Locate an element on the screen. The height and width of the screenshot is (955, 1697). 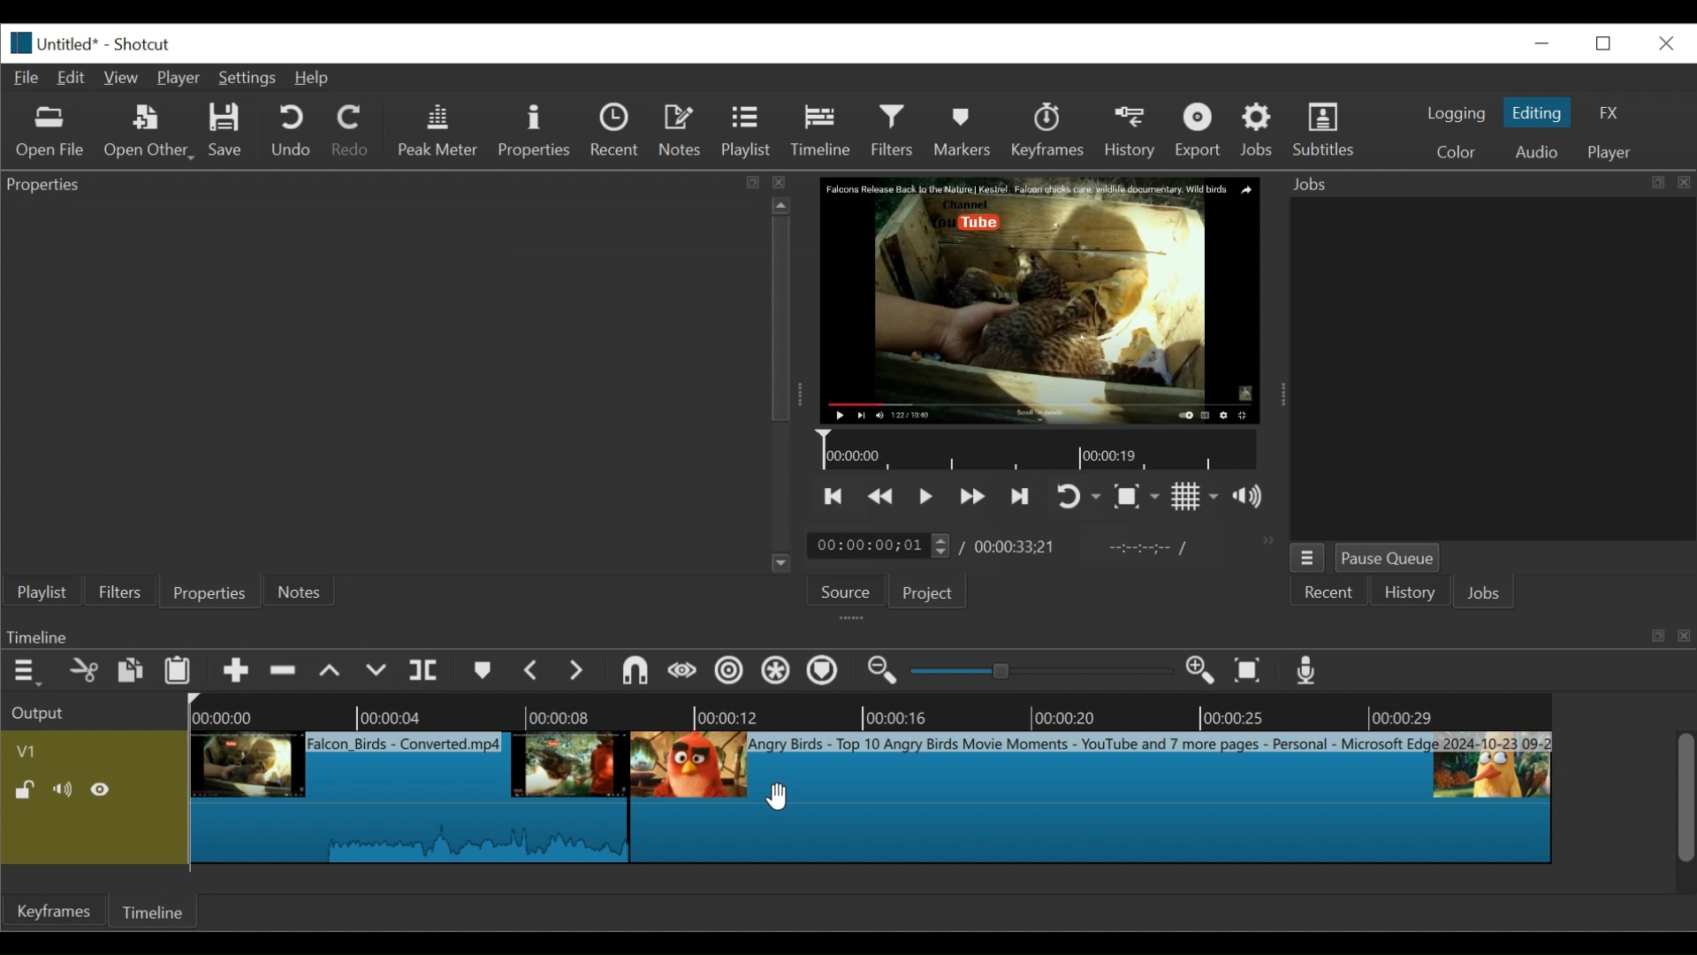
Notes is located at coordinates (682, 133).